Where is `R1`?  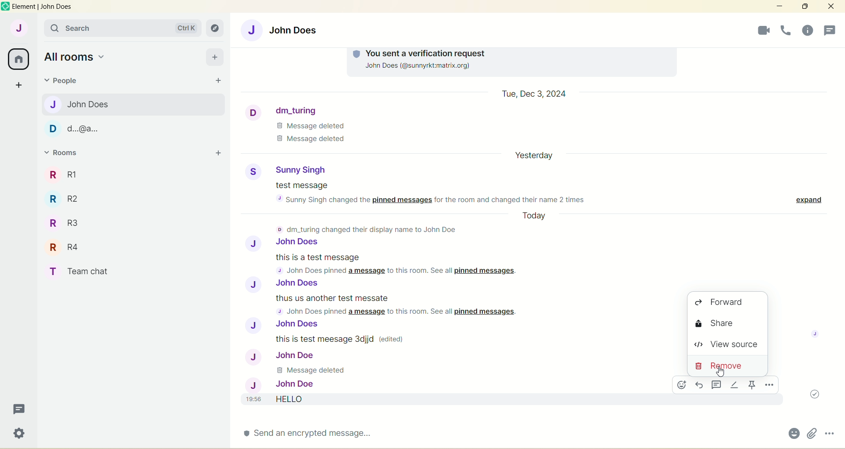
R1 is located at coordinates (76, 172).